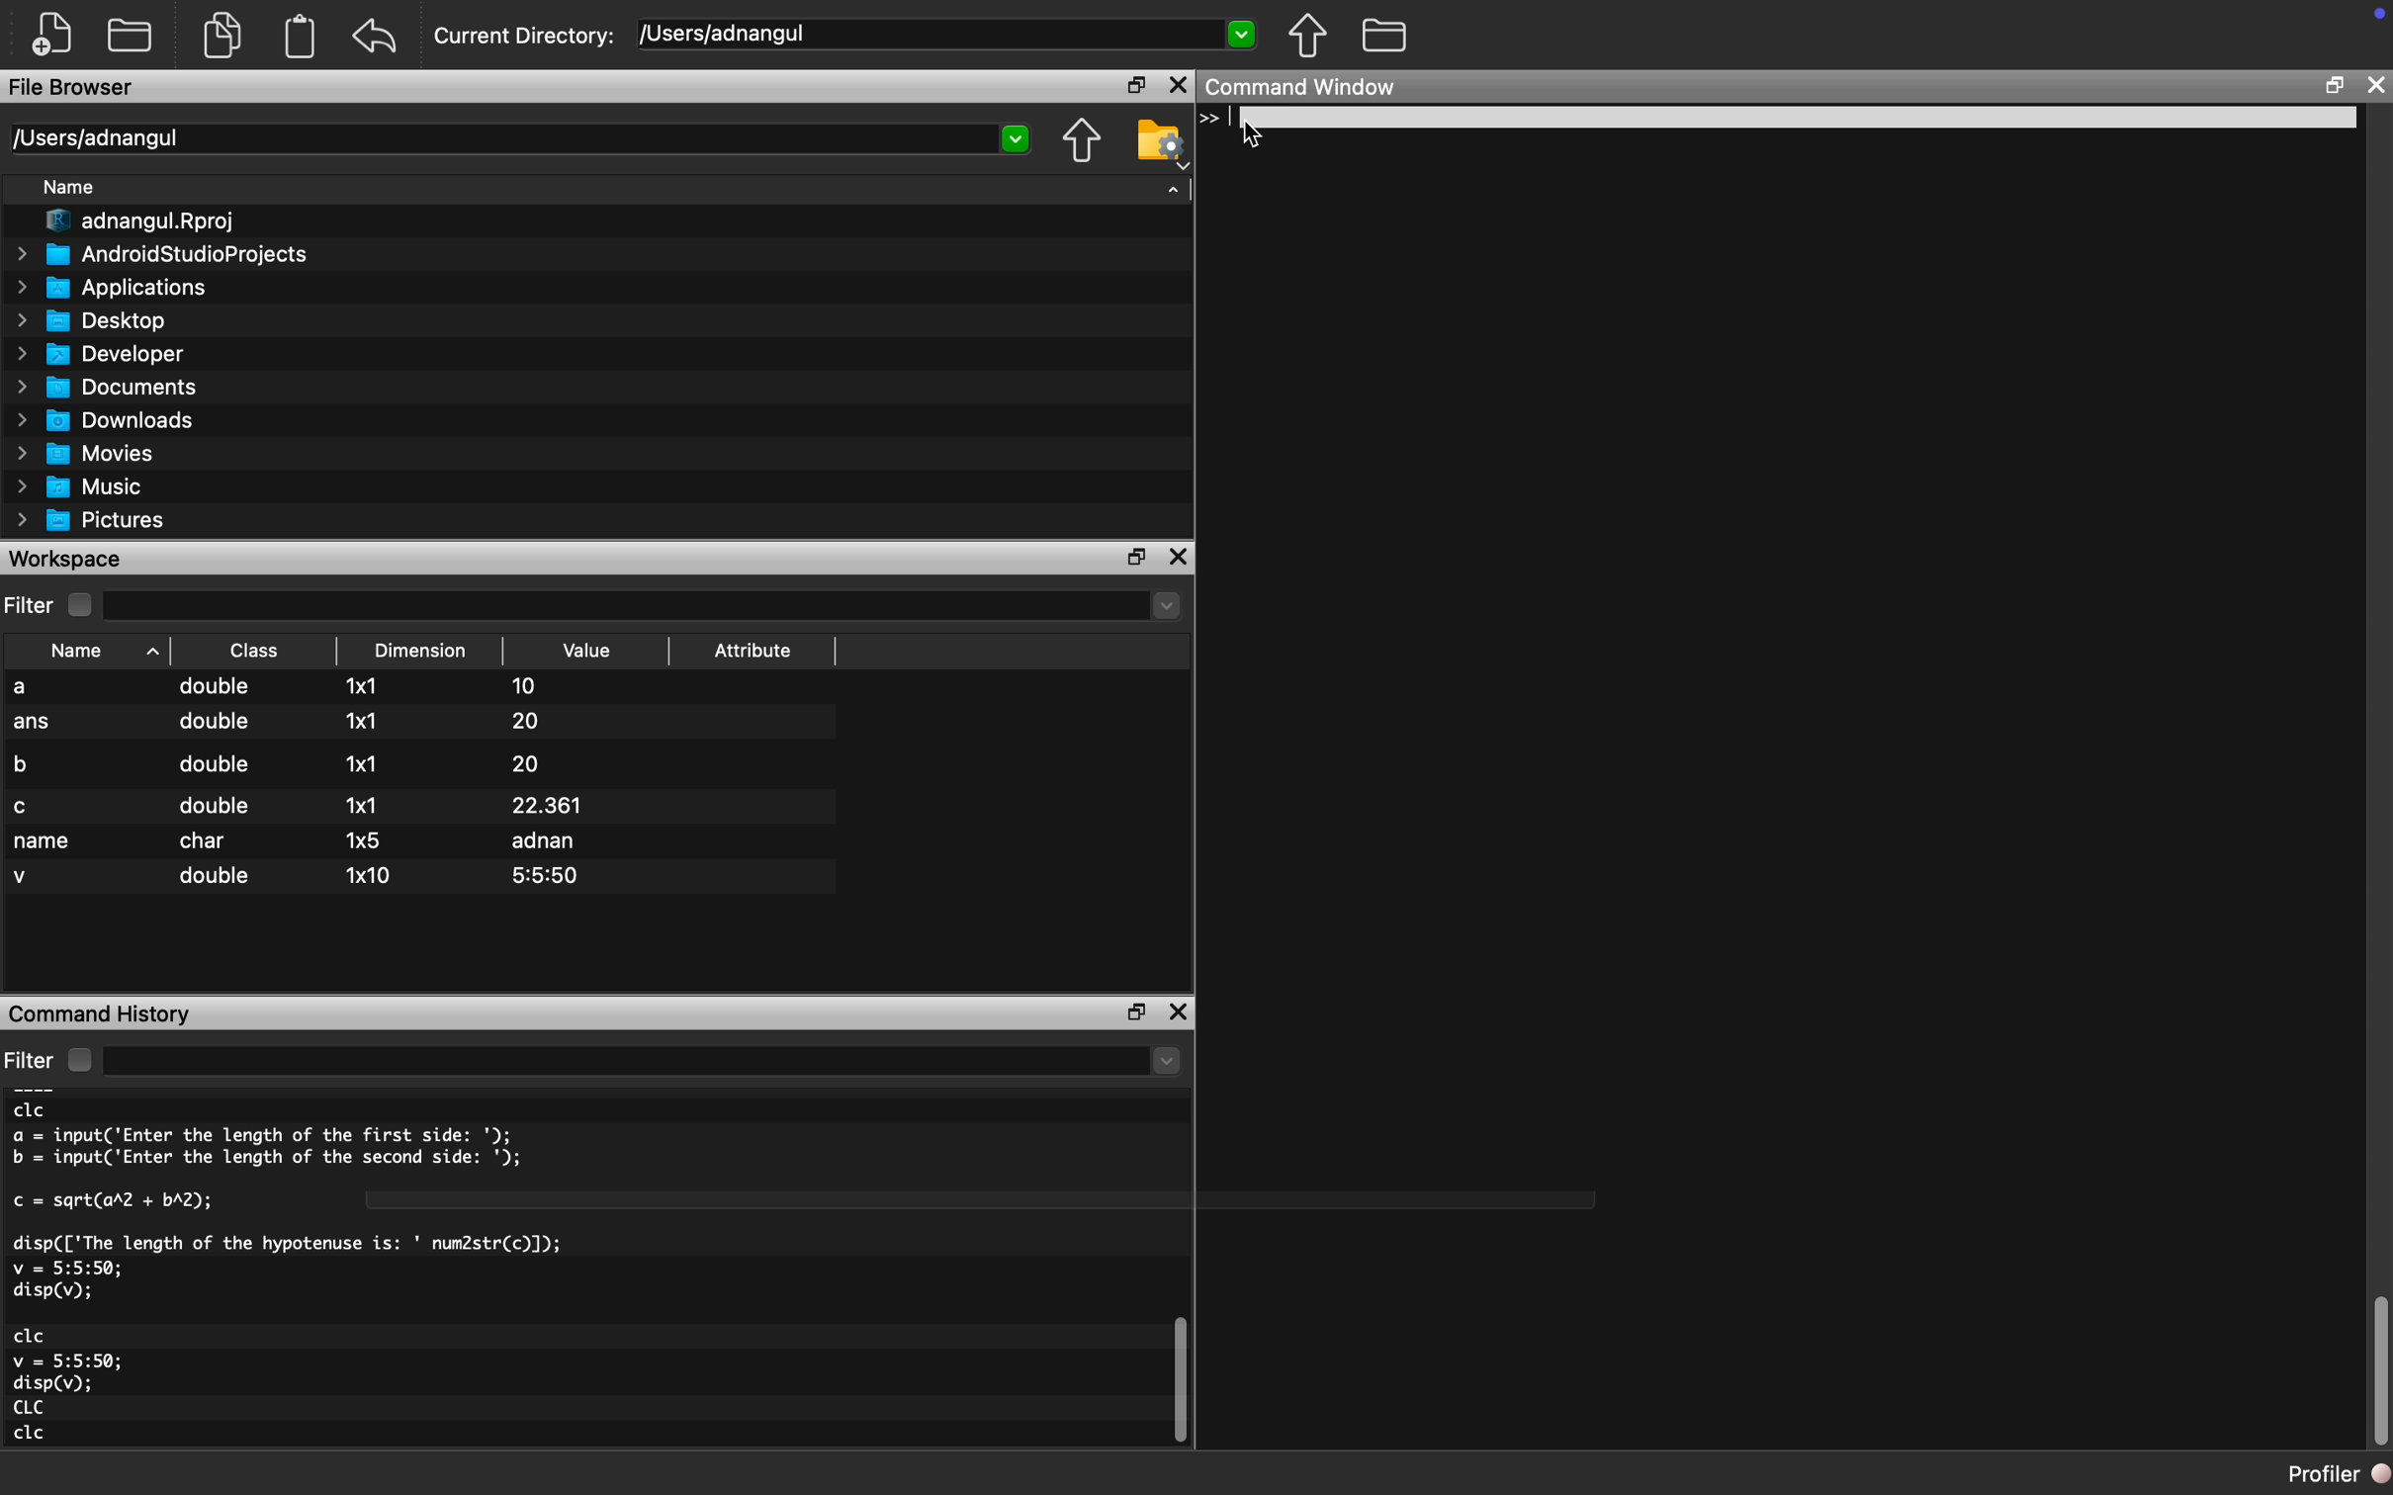 The image size is (2393, 1495). I want to click on one directory up, so click(1314, 40).